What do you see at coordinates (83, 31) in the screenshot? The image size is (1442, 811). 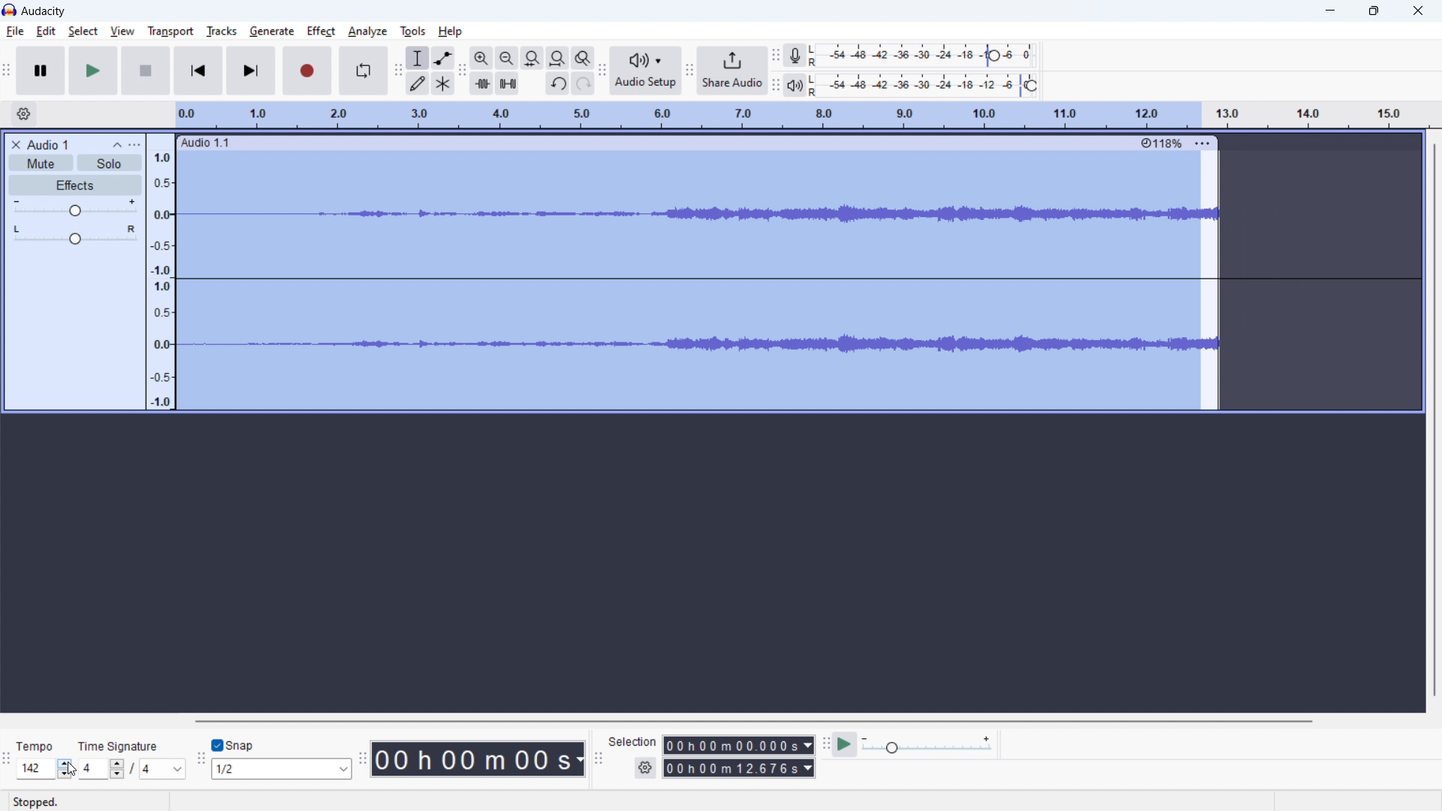 I see `select` at bounding box center [83, 31].